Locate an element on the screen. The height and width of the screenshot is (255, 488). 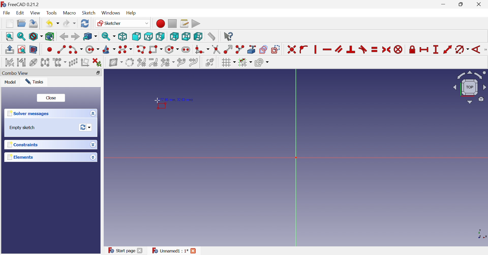
Toggle construction geometry is located at coordinates (276, 49).